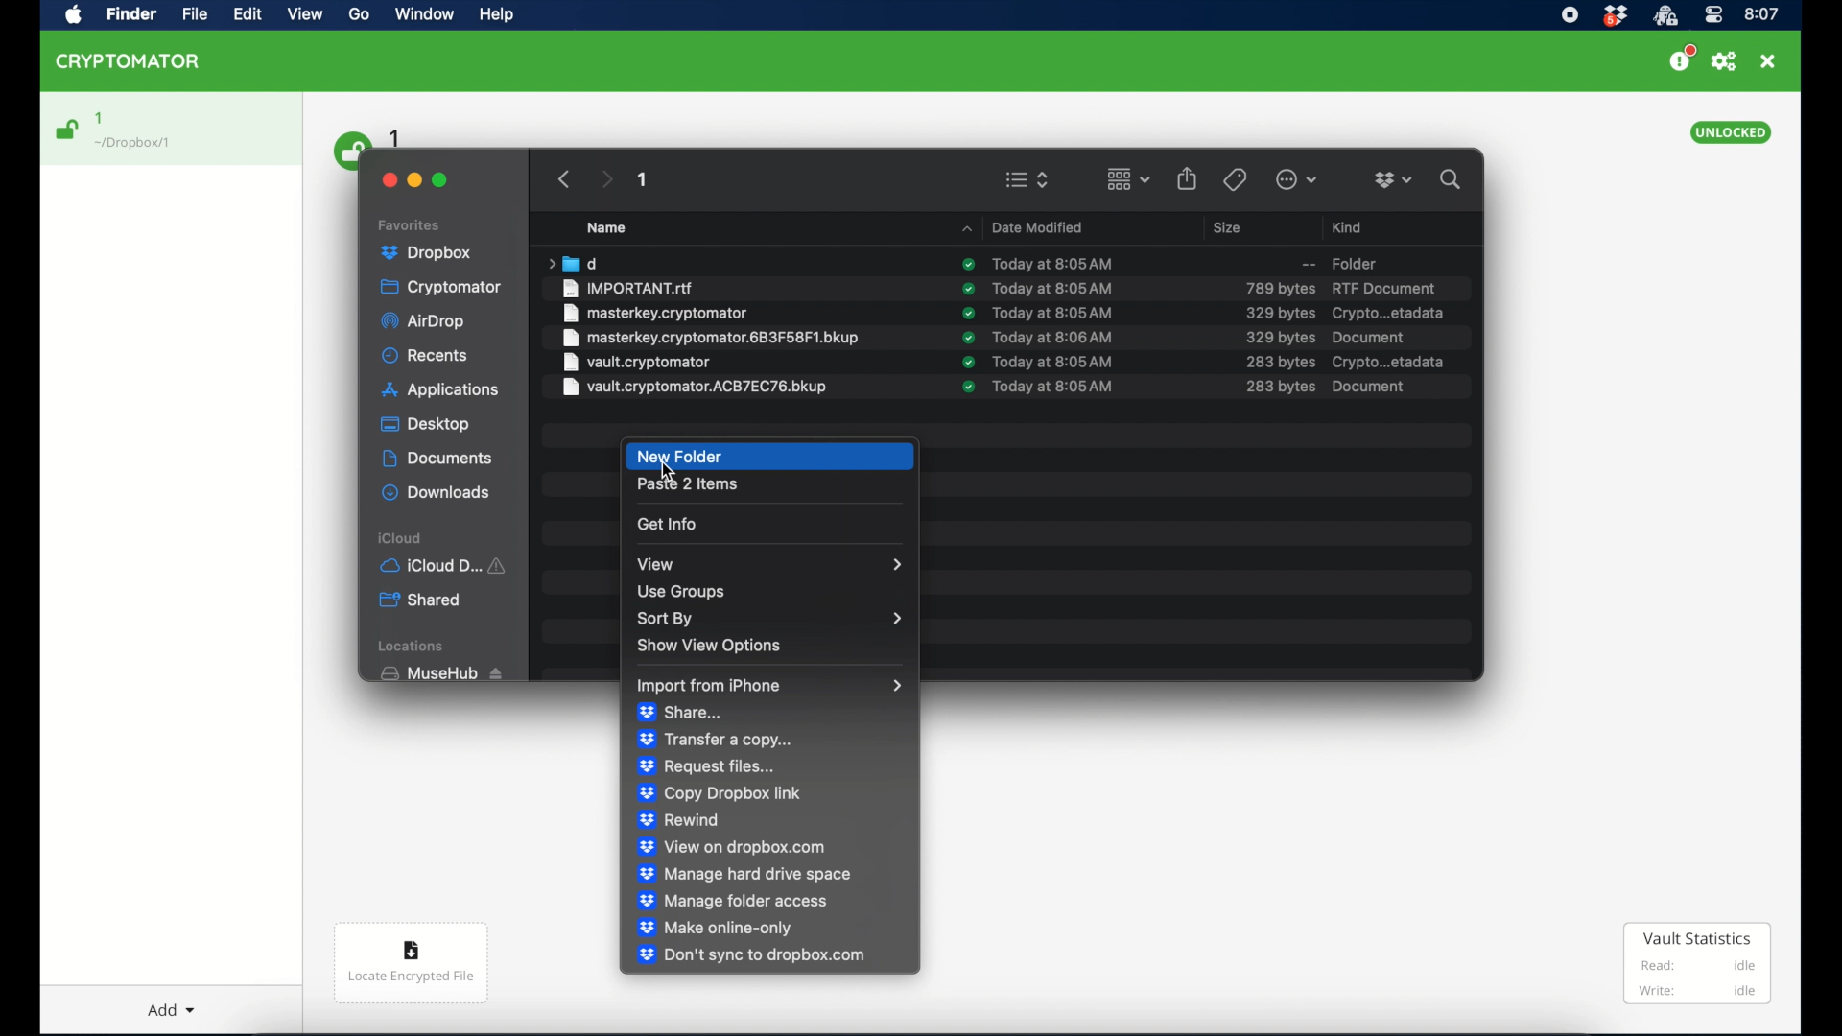 This screenshot has height=1036, width=1842. What do you see at coordinates (1393, 180) in the screenshot?
I see `dropboxdropdown` at bounding box center [1393, 180].